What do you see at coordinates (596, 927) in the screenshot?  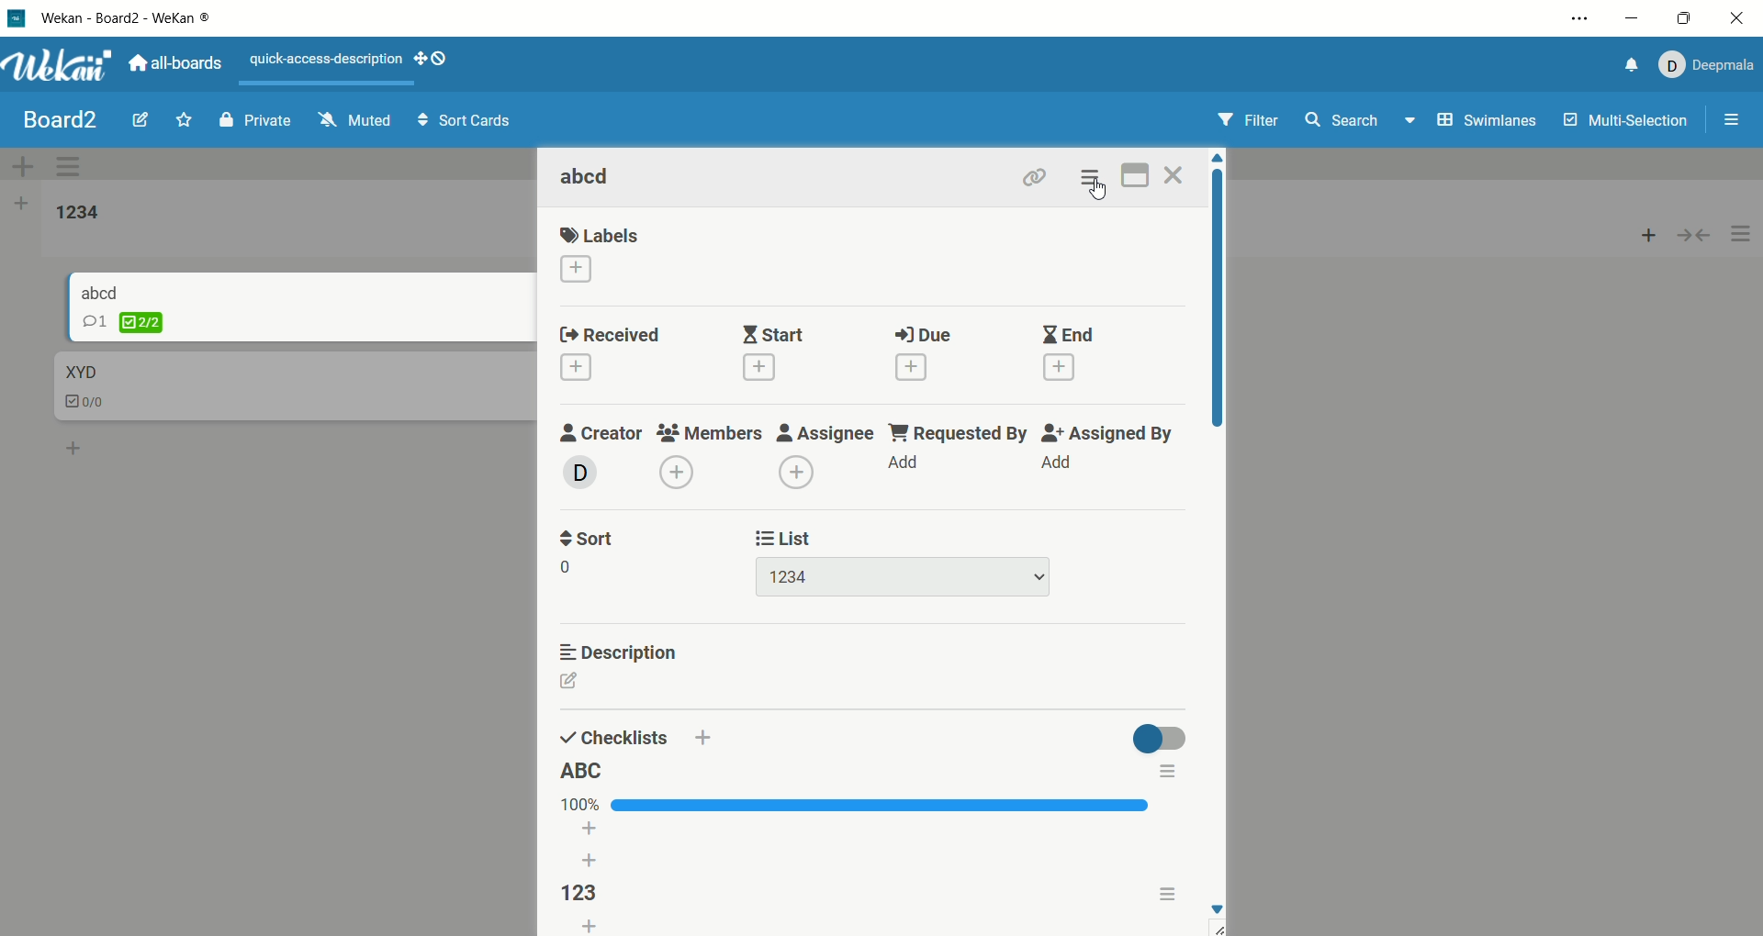 I see `list` at bounding box center [596, 927].